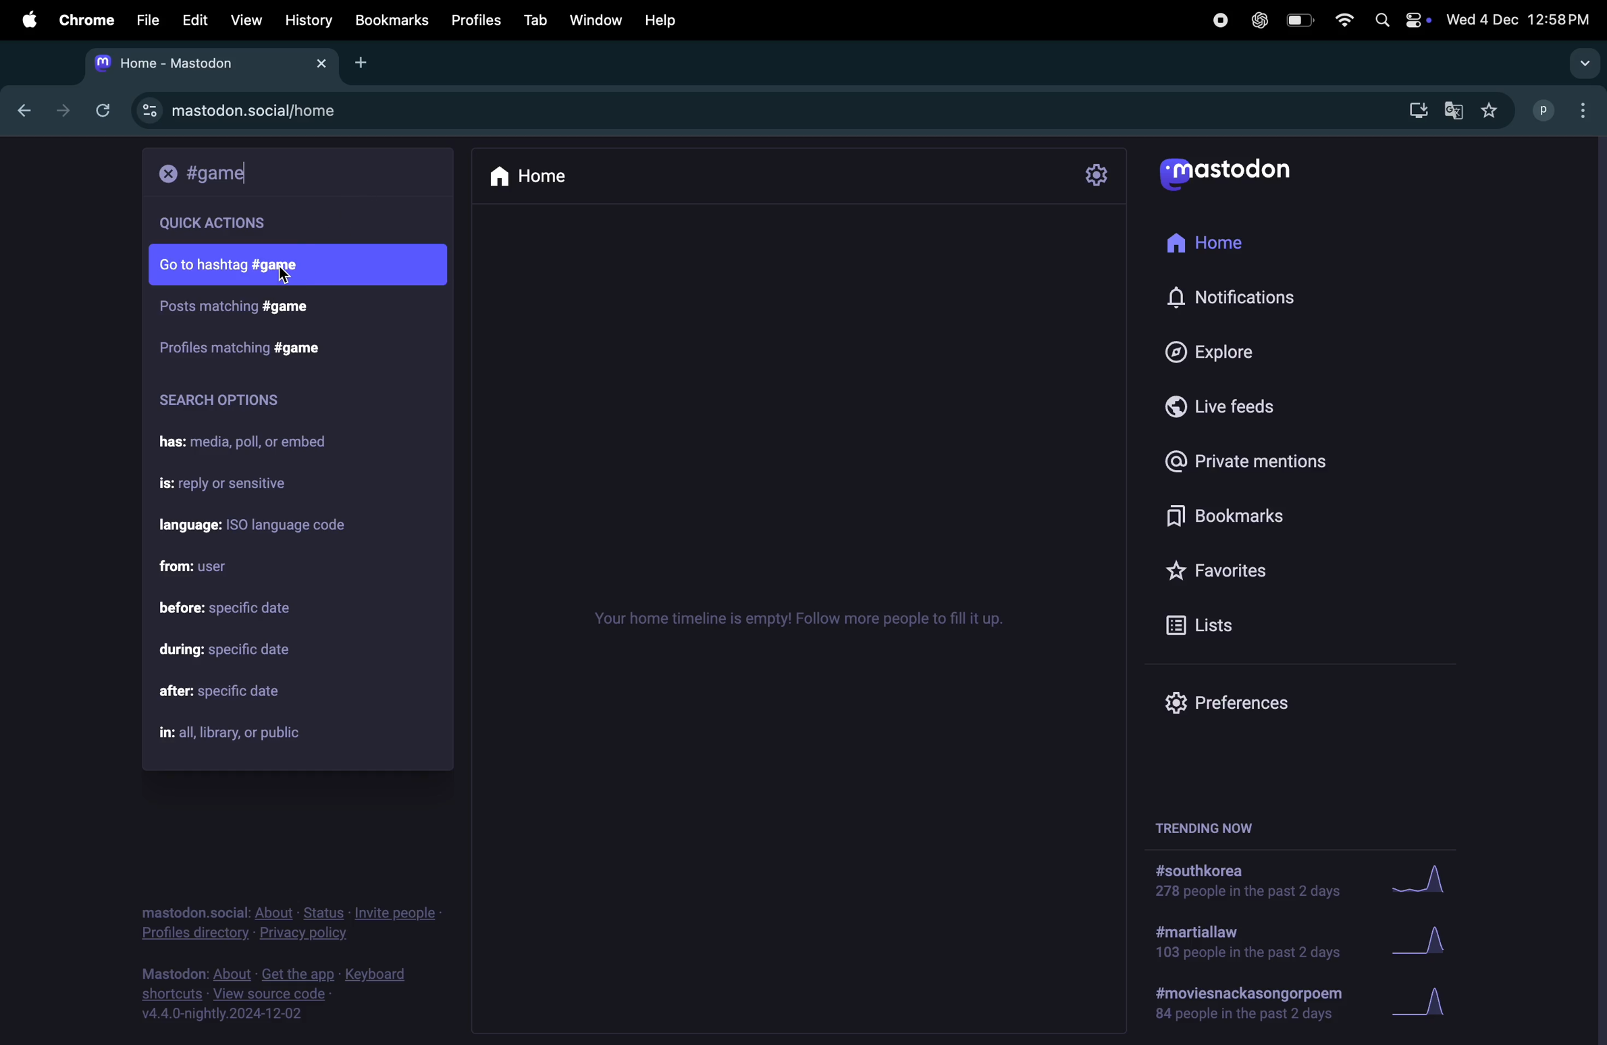 The height and width of the screenshot is (1045, 1607). What do you see at coordinates (1099, 173) in the screenshot?
I see `setting` at bounding box center [1099, 173].